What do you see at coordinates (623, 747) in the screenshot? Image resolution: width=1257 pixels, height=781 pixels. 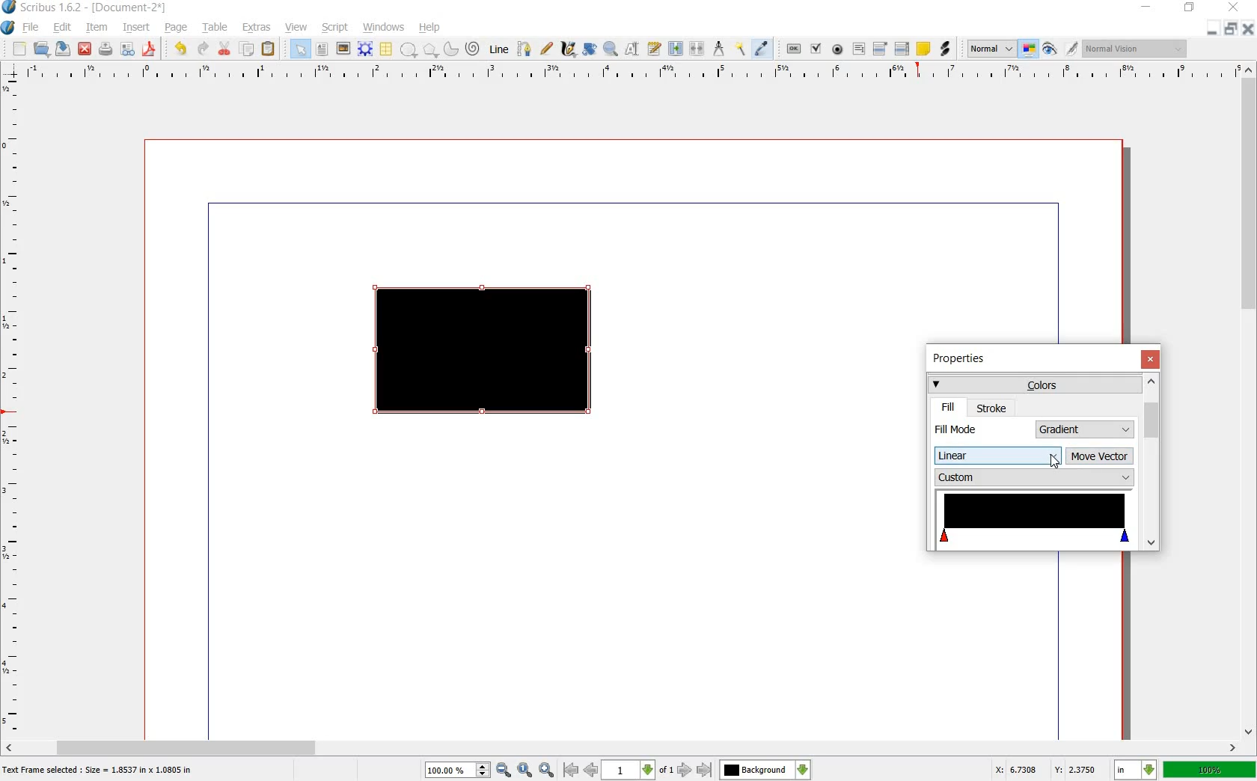 I see `scroll bar` at bounding box center [623, 747].